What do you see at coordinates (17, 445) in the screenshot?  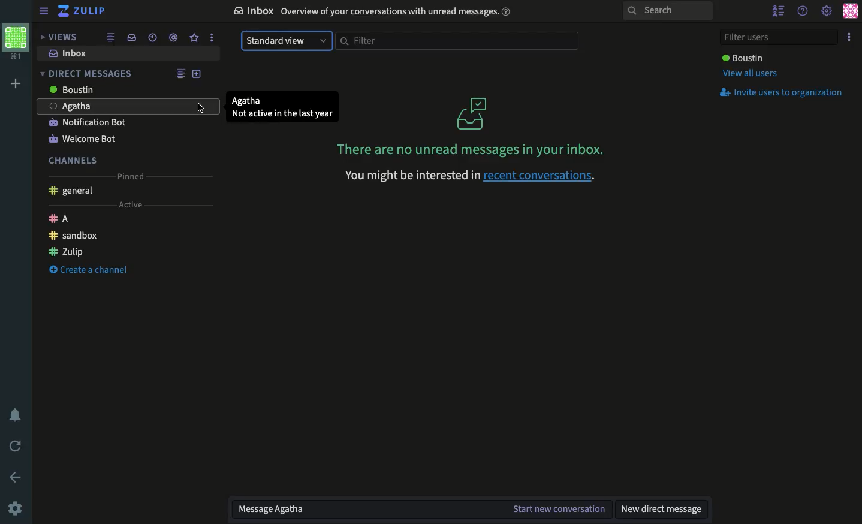 I see `Refresh` at bounding box center [17, 445].